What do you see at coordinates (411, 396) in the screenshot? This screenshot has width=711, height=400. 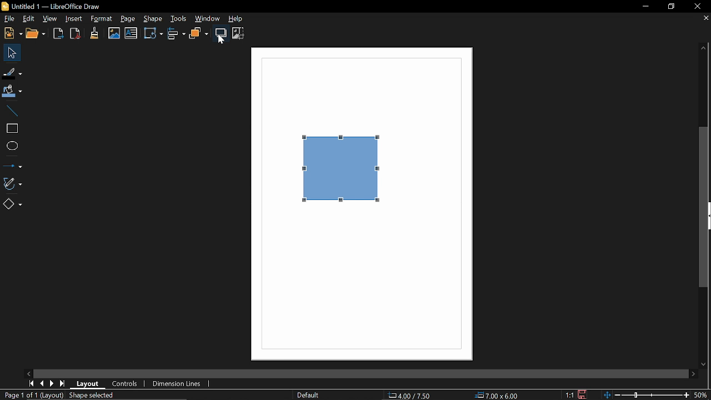 I see `Position` at bounding box center [411, 396].